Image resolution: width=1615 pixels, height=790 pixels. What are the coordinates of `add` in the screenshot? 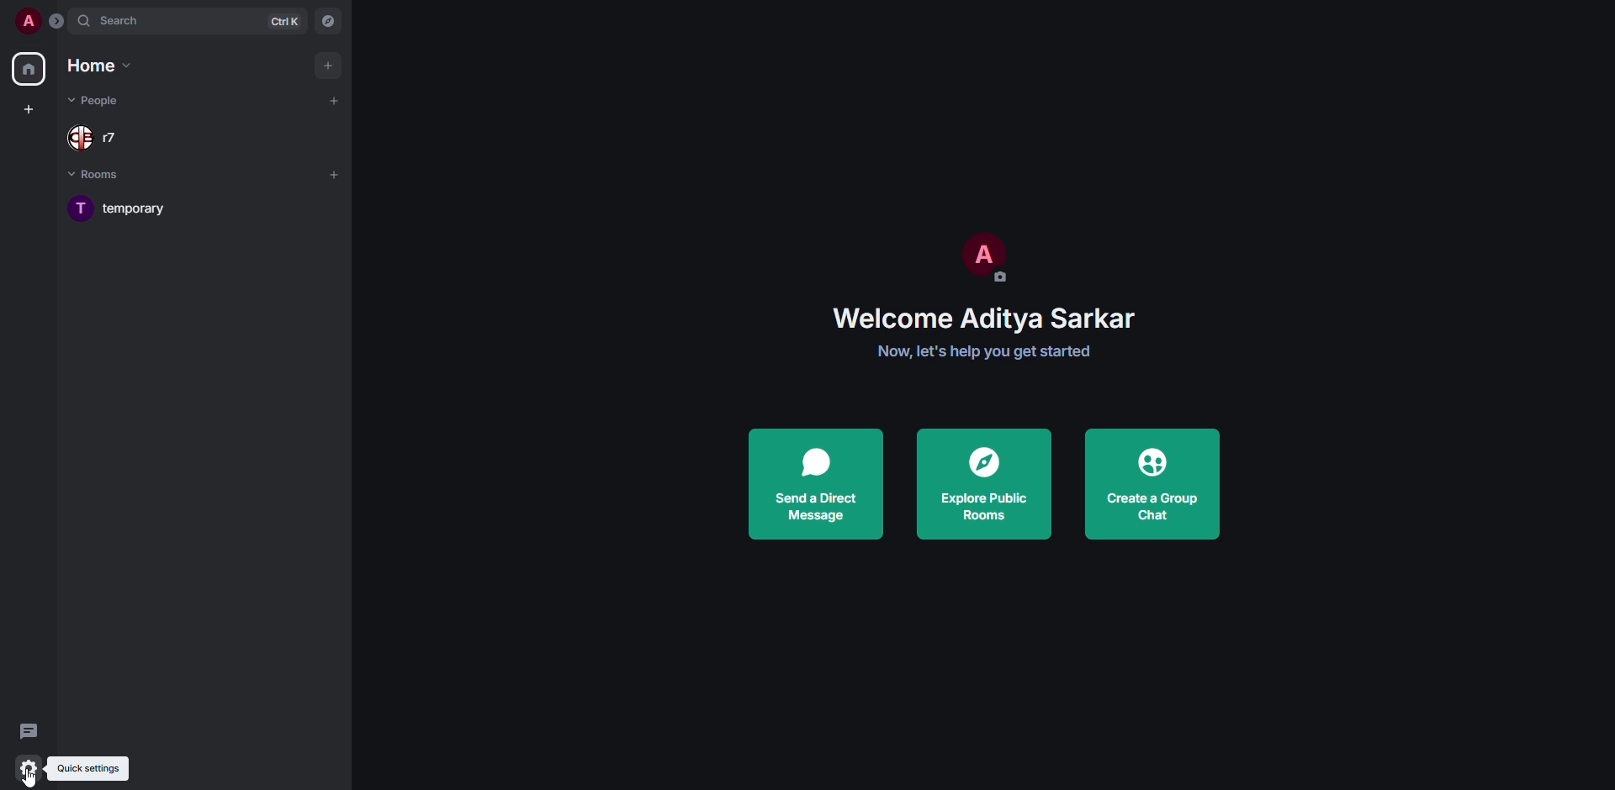 It's located at (333, 175).